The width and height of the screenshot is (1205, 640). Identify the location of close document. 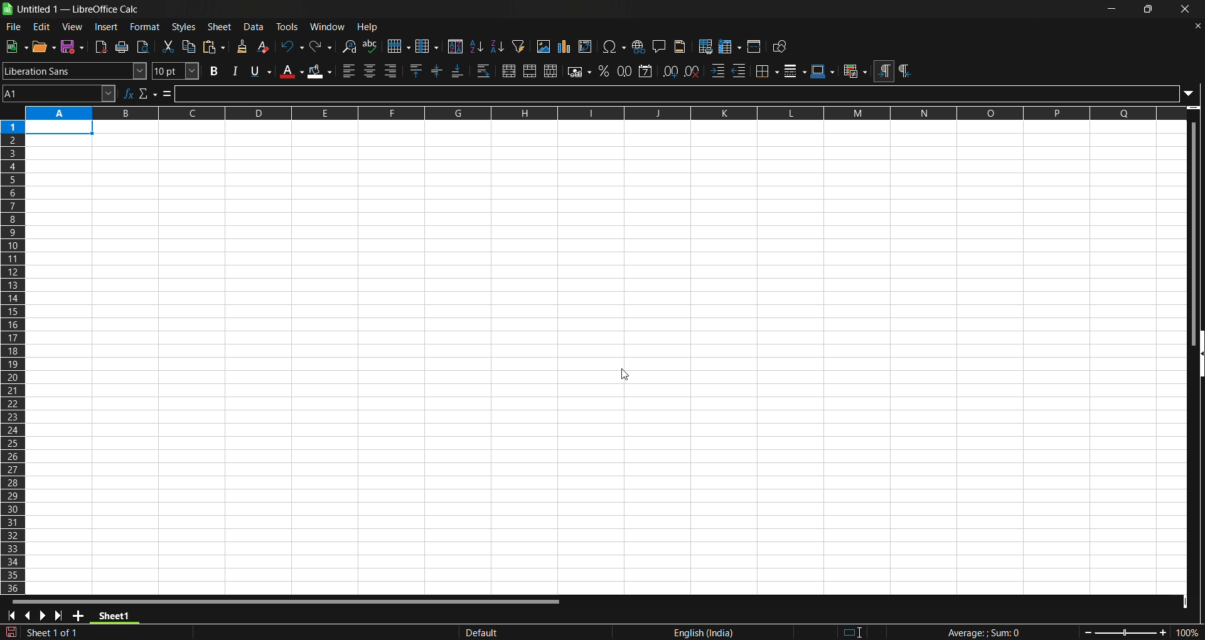
(1195, 25).